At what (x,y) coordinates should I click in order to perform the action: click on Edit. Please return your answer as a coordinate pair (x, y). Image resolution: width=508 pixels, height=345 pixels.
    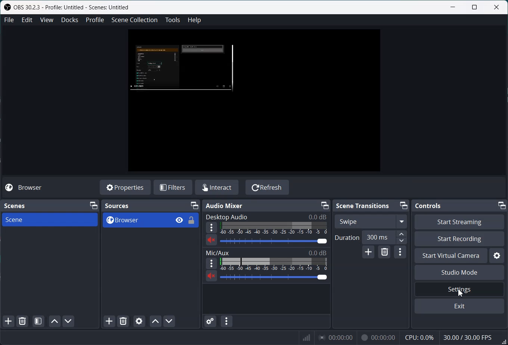
    Looking at the image, I should click on (27, 20).